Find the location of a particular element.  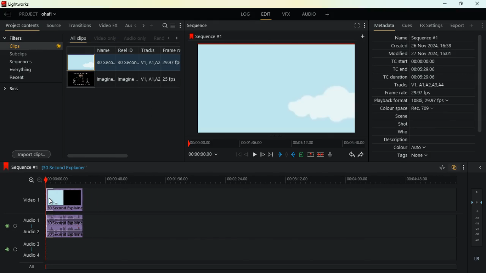

cues is located at coordinates (406, 26).